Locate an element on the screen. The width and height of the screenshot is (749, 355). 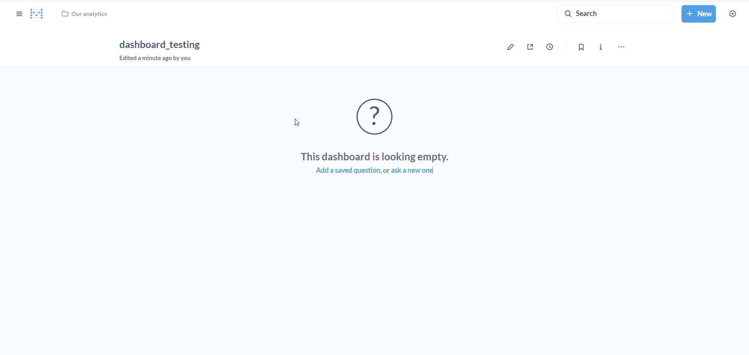
info is located at coordinates (605, 48).